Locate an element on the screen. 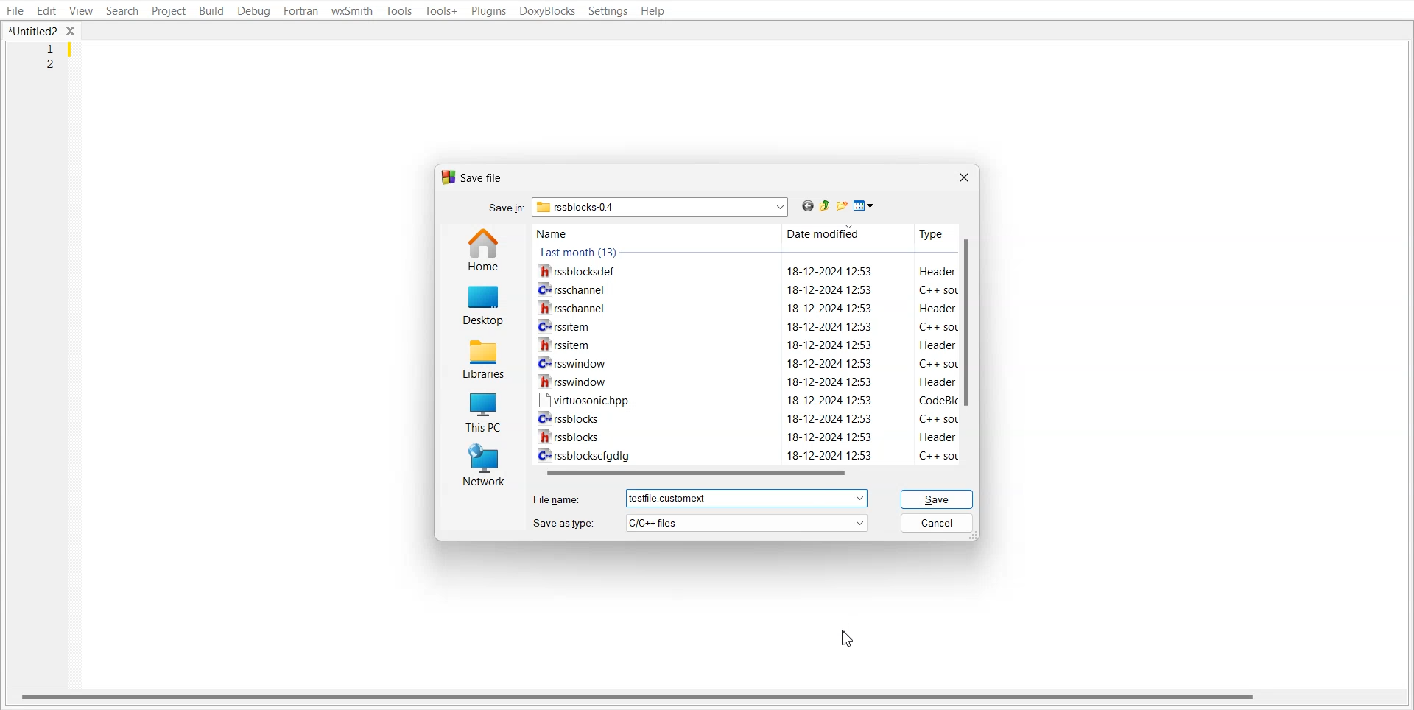 This screenshot has width=1414, height=710. Crrssitem 18-12-2024 12:53 C++ soL is located at coordinates (748, 326).